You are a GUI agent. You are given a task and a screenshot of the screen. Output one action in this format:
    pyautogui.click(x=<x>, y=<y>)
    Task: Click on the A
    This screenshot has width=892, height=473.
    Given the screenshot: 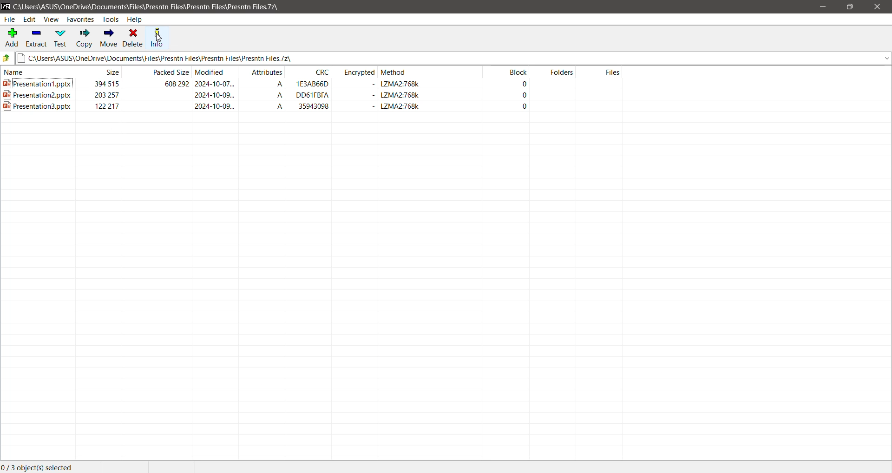 What is the action you would take?
    pyautogui.click(x=275, y=85)
    